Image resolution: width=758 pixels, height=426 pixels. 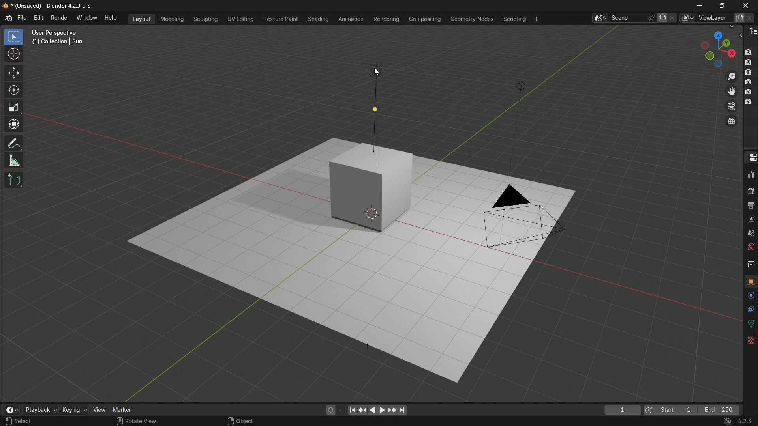 I want to click on (1) Collection | Sun, so click(x=58, y=42).